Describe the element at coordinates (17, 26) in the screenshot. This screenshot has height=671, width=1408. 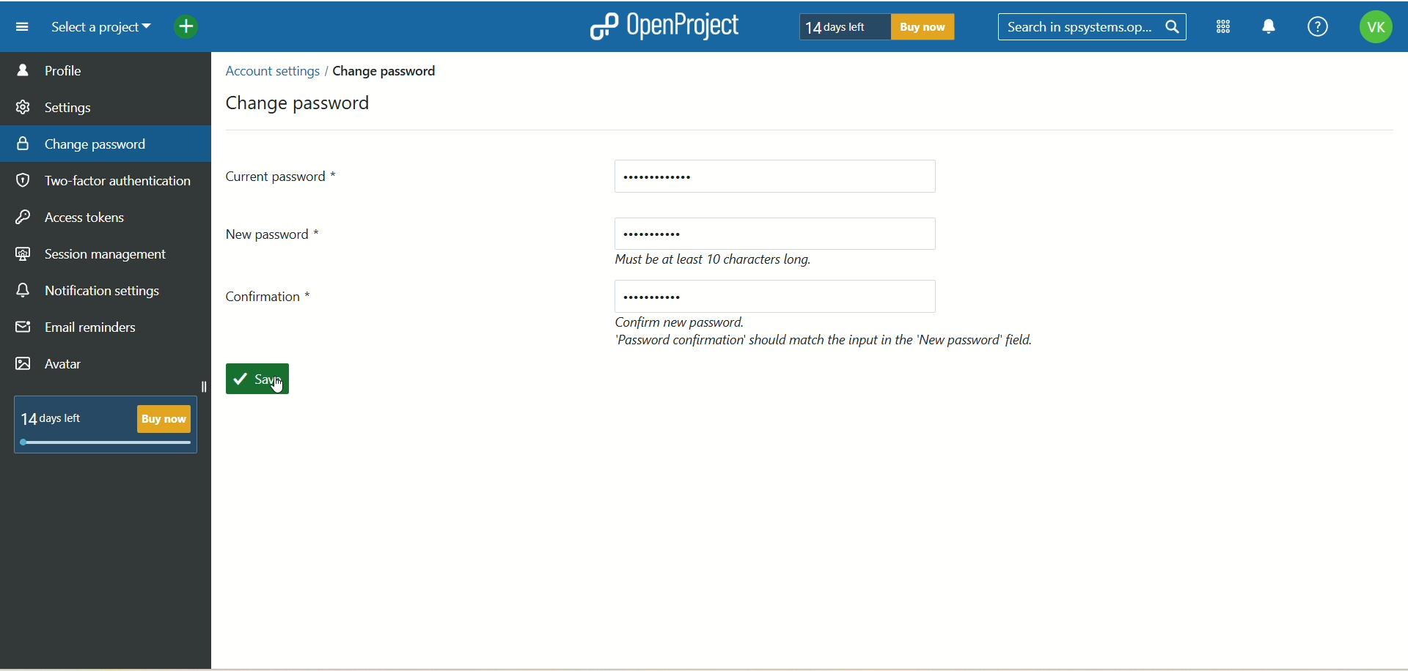
I see `menu` at that location.